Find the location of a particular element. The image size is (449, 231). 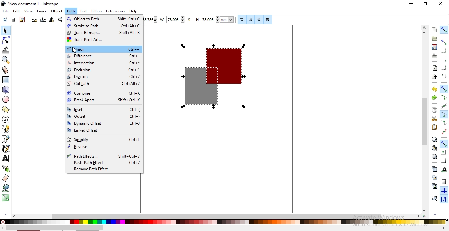

snap midpoints of line segments is located at coordinates (444, 132).